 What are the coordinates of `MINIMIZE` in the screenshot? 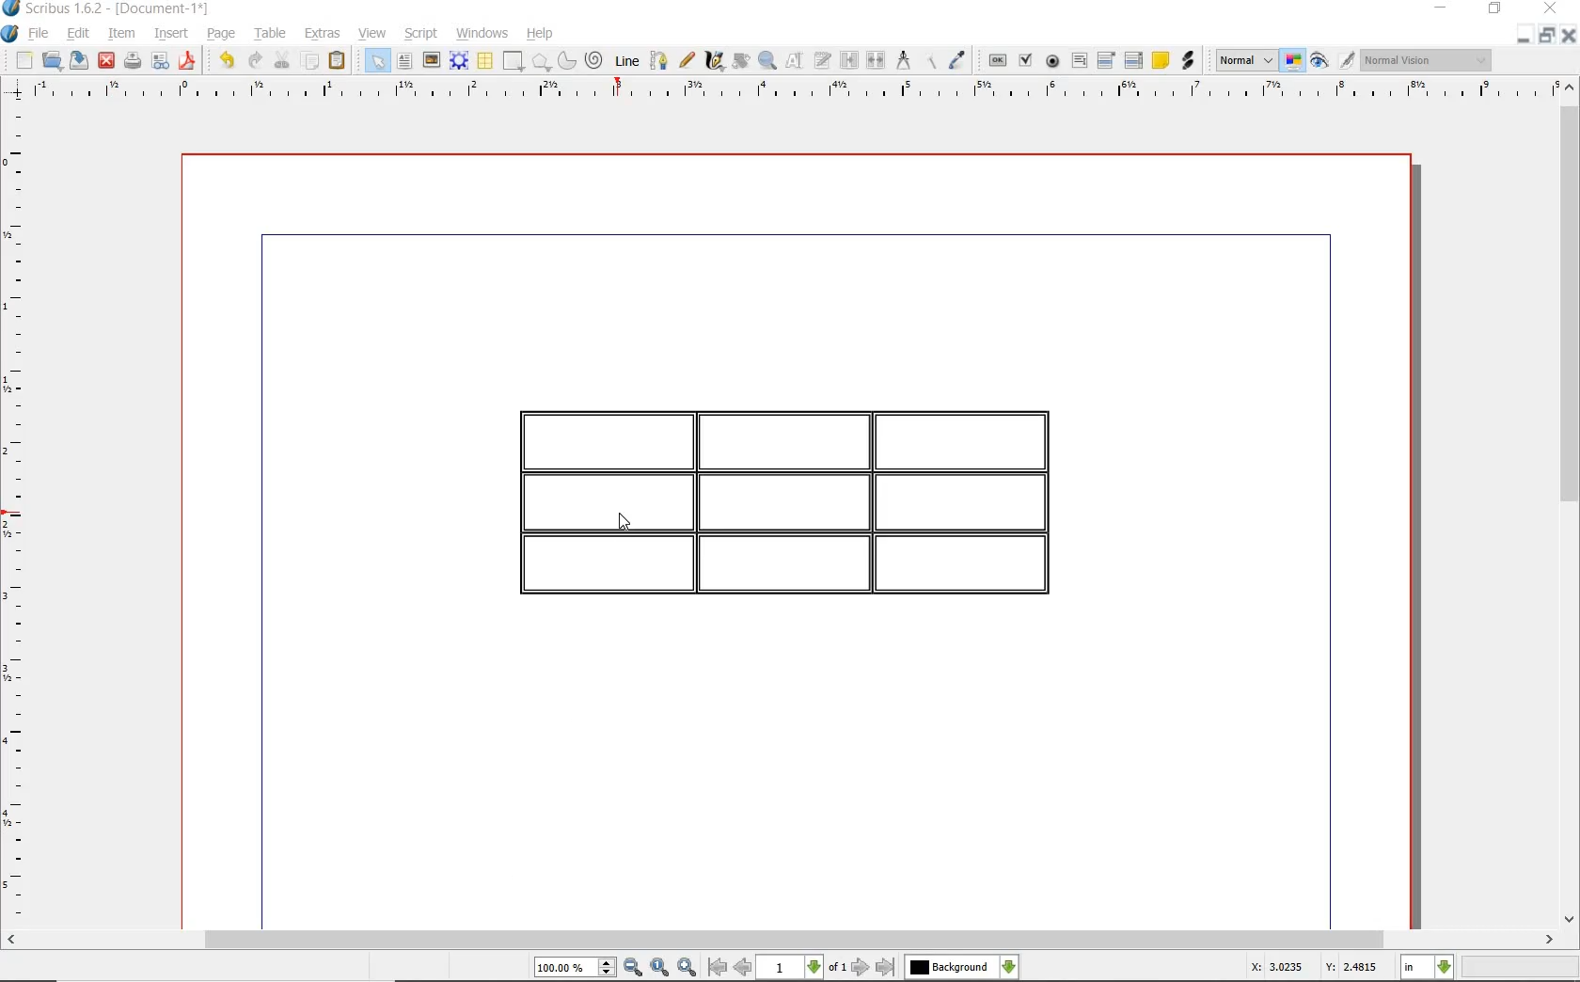 It's located at (1525, 35).